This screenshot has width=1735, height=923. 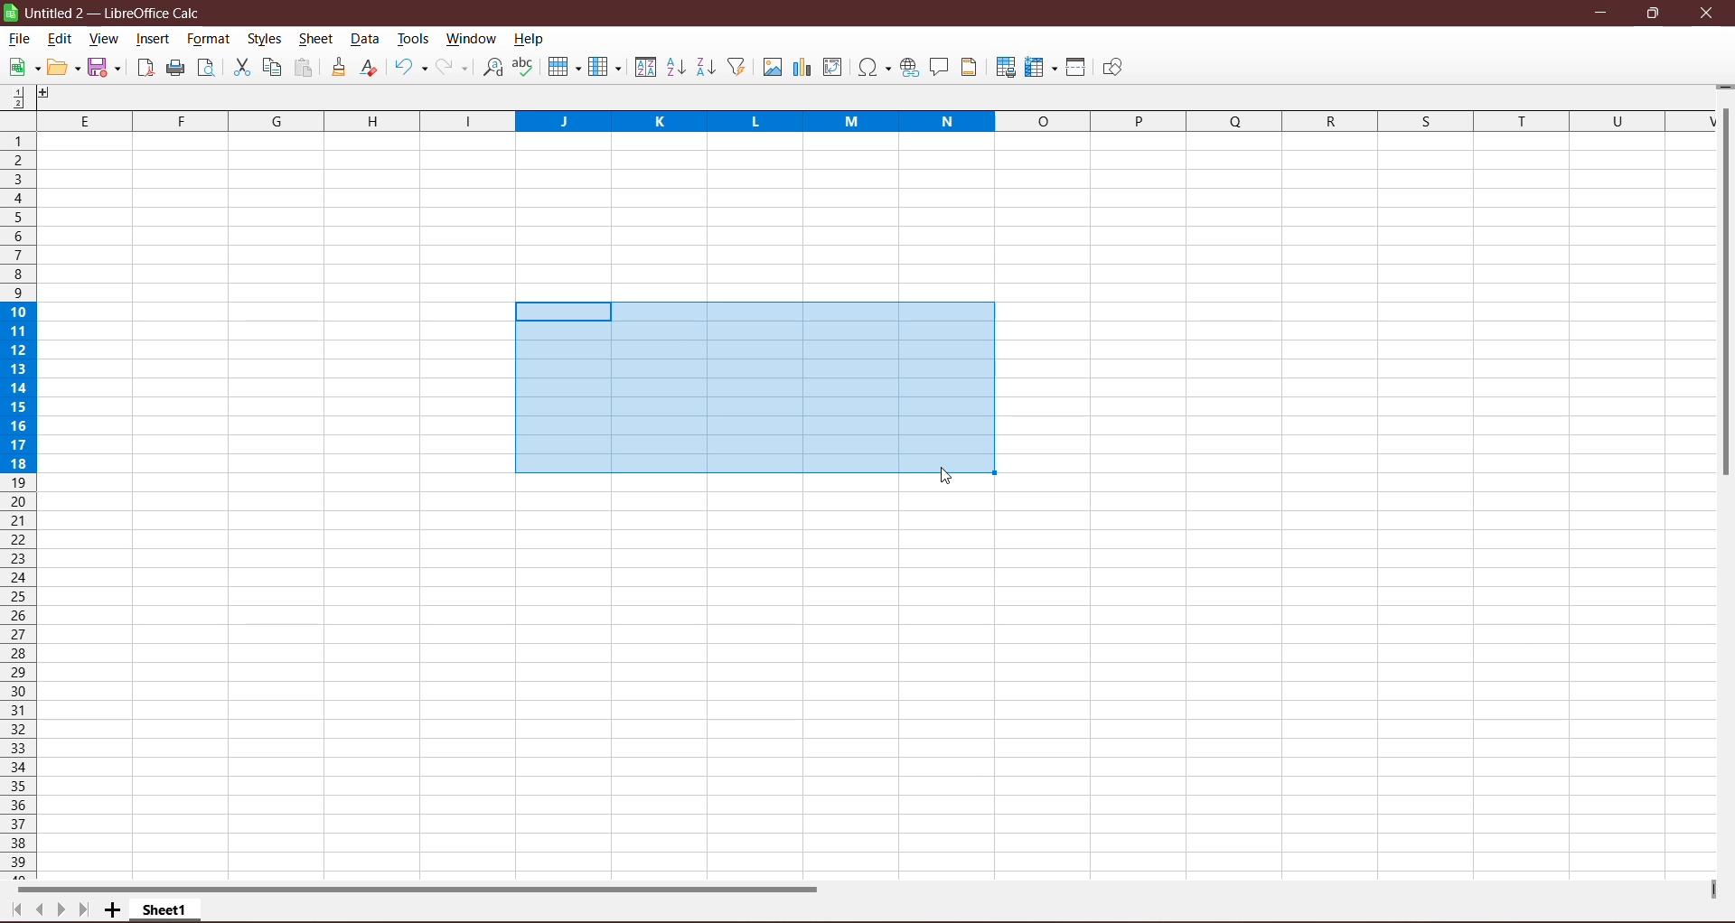 I want to click on Add New Sheet, so click(x=113, y=910).